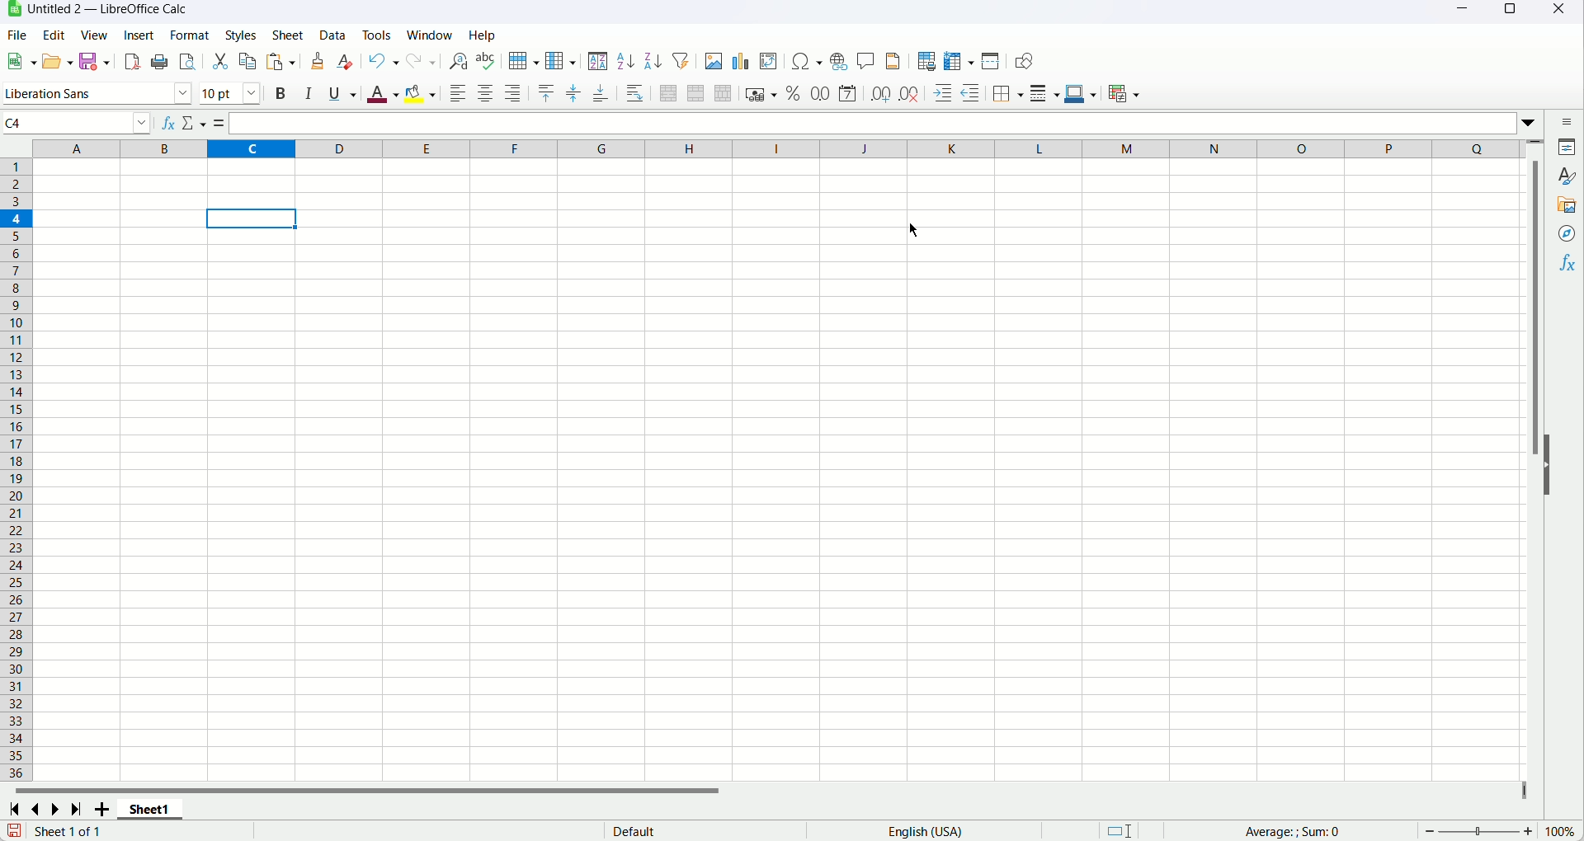  I want to click on Insert, so click(138, 35).